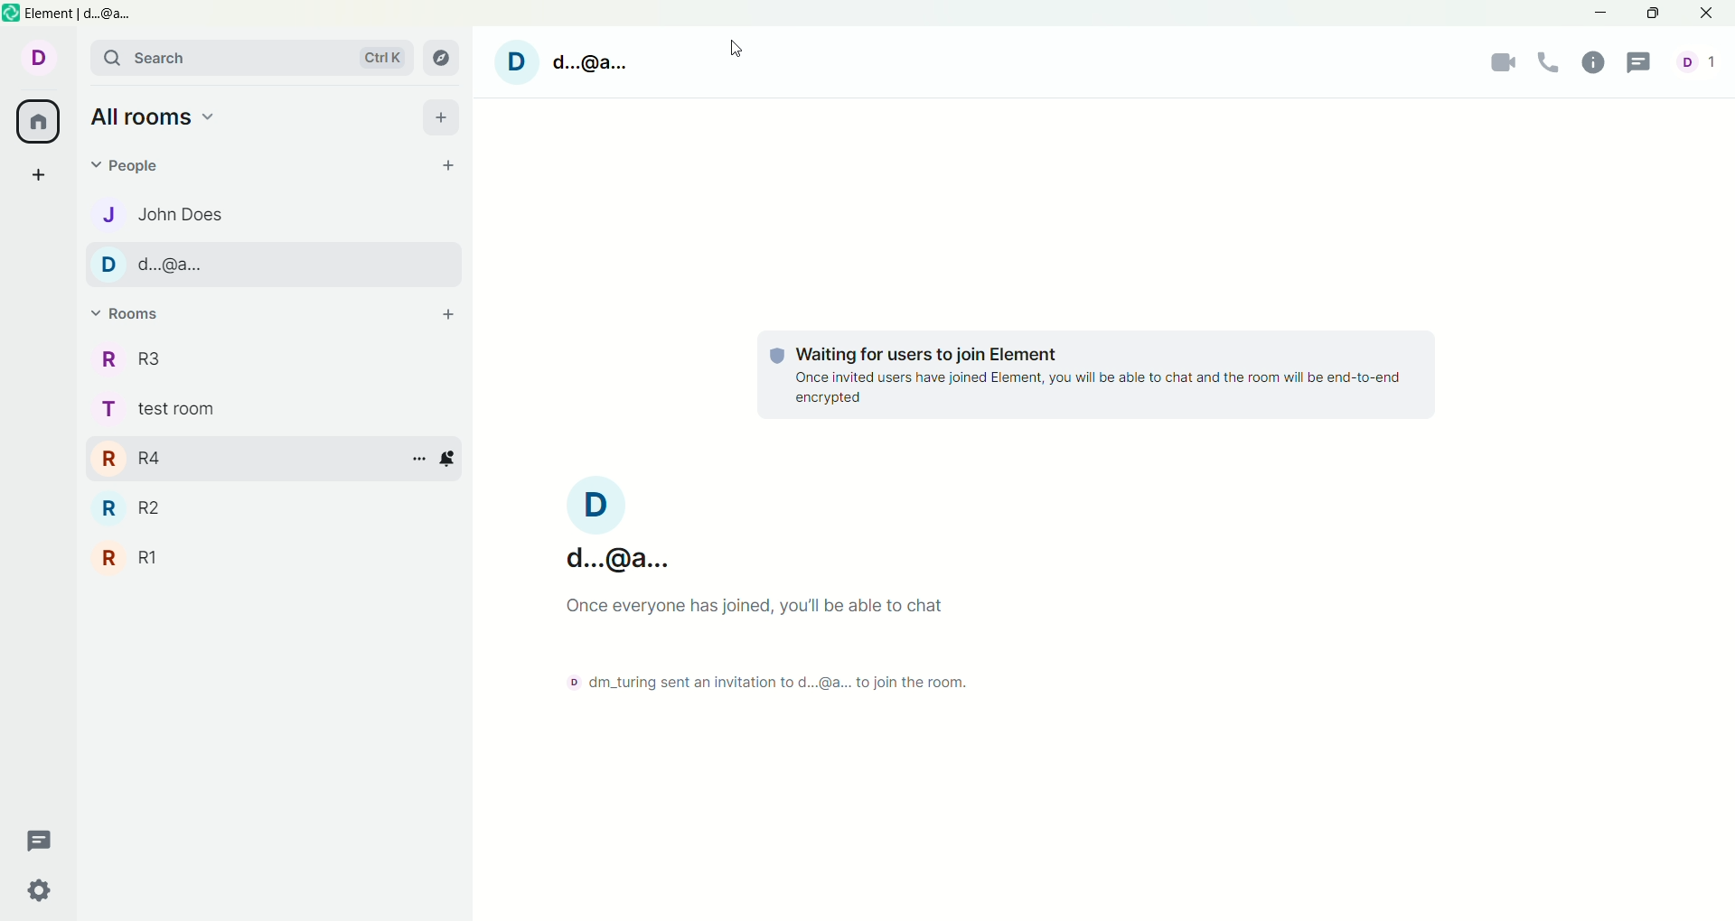  Describe the element at coordinates (246, 459) in the screenshot. I see `R4 room` at that location.